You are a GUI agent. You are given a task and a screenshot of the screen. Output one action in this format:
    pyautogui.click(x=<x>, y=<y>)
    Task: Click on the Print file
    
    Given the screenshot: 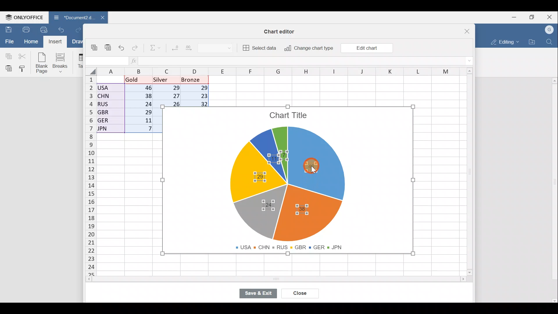 What is the action you would take?
    pyautogui.click(x=26, y=29)
    